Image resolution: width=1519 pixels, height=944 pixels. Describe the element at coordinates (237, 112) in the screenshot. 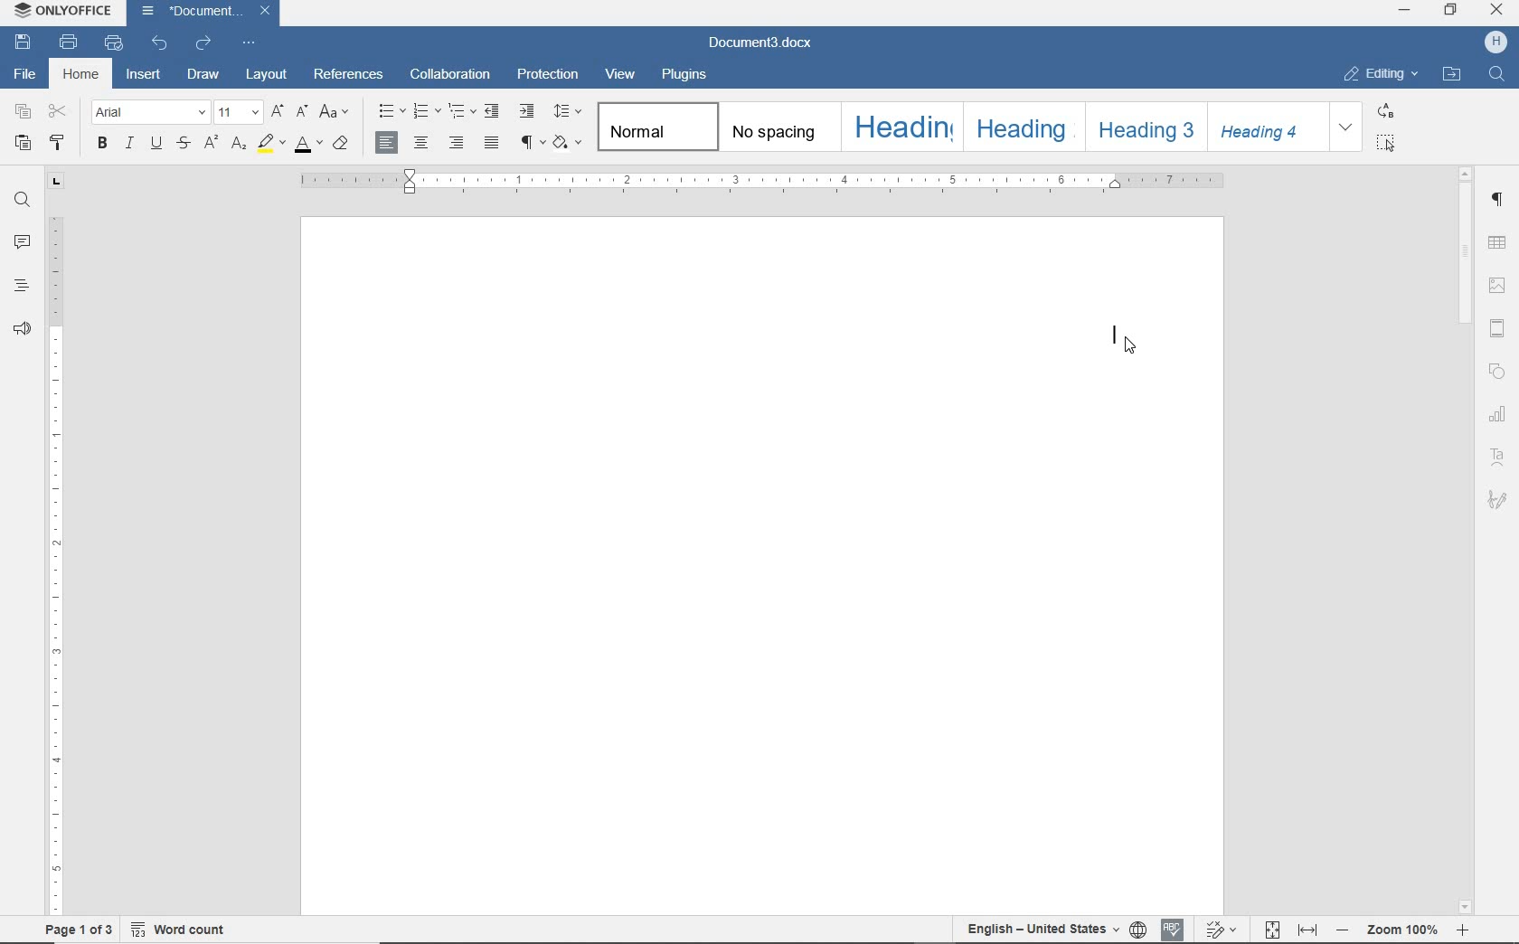

I see `FONT SIZE` at that location.